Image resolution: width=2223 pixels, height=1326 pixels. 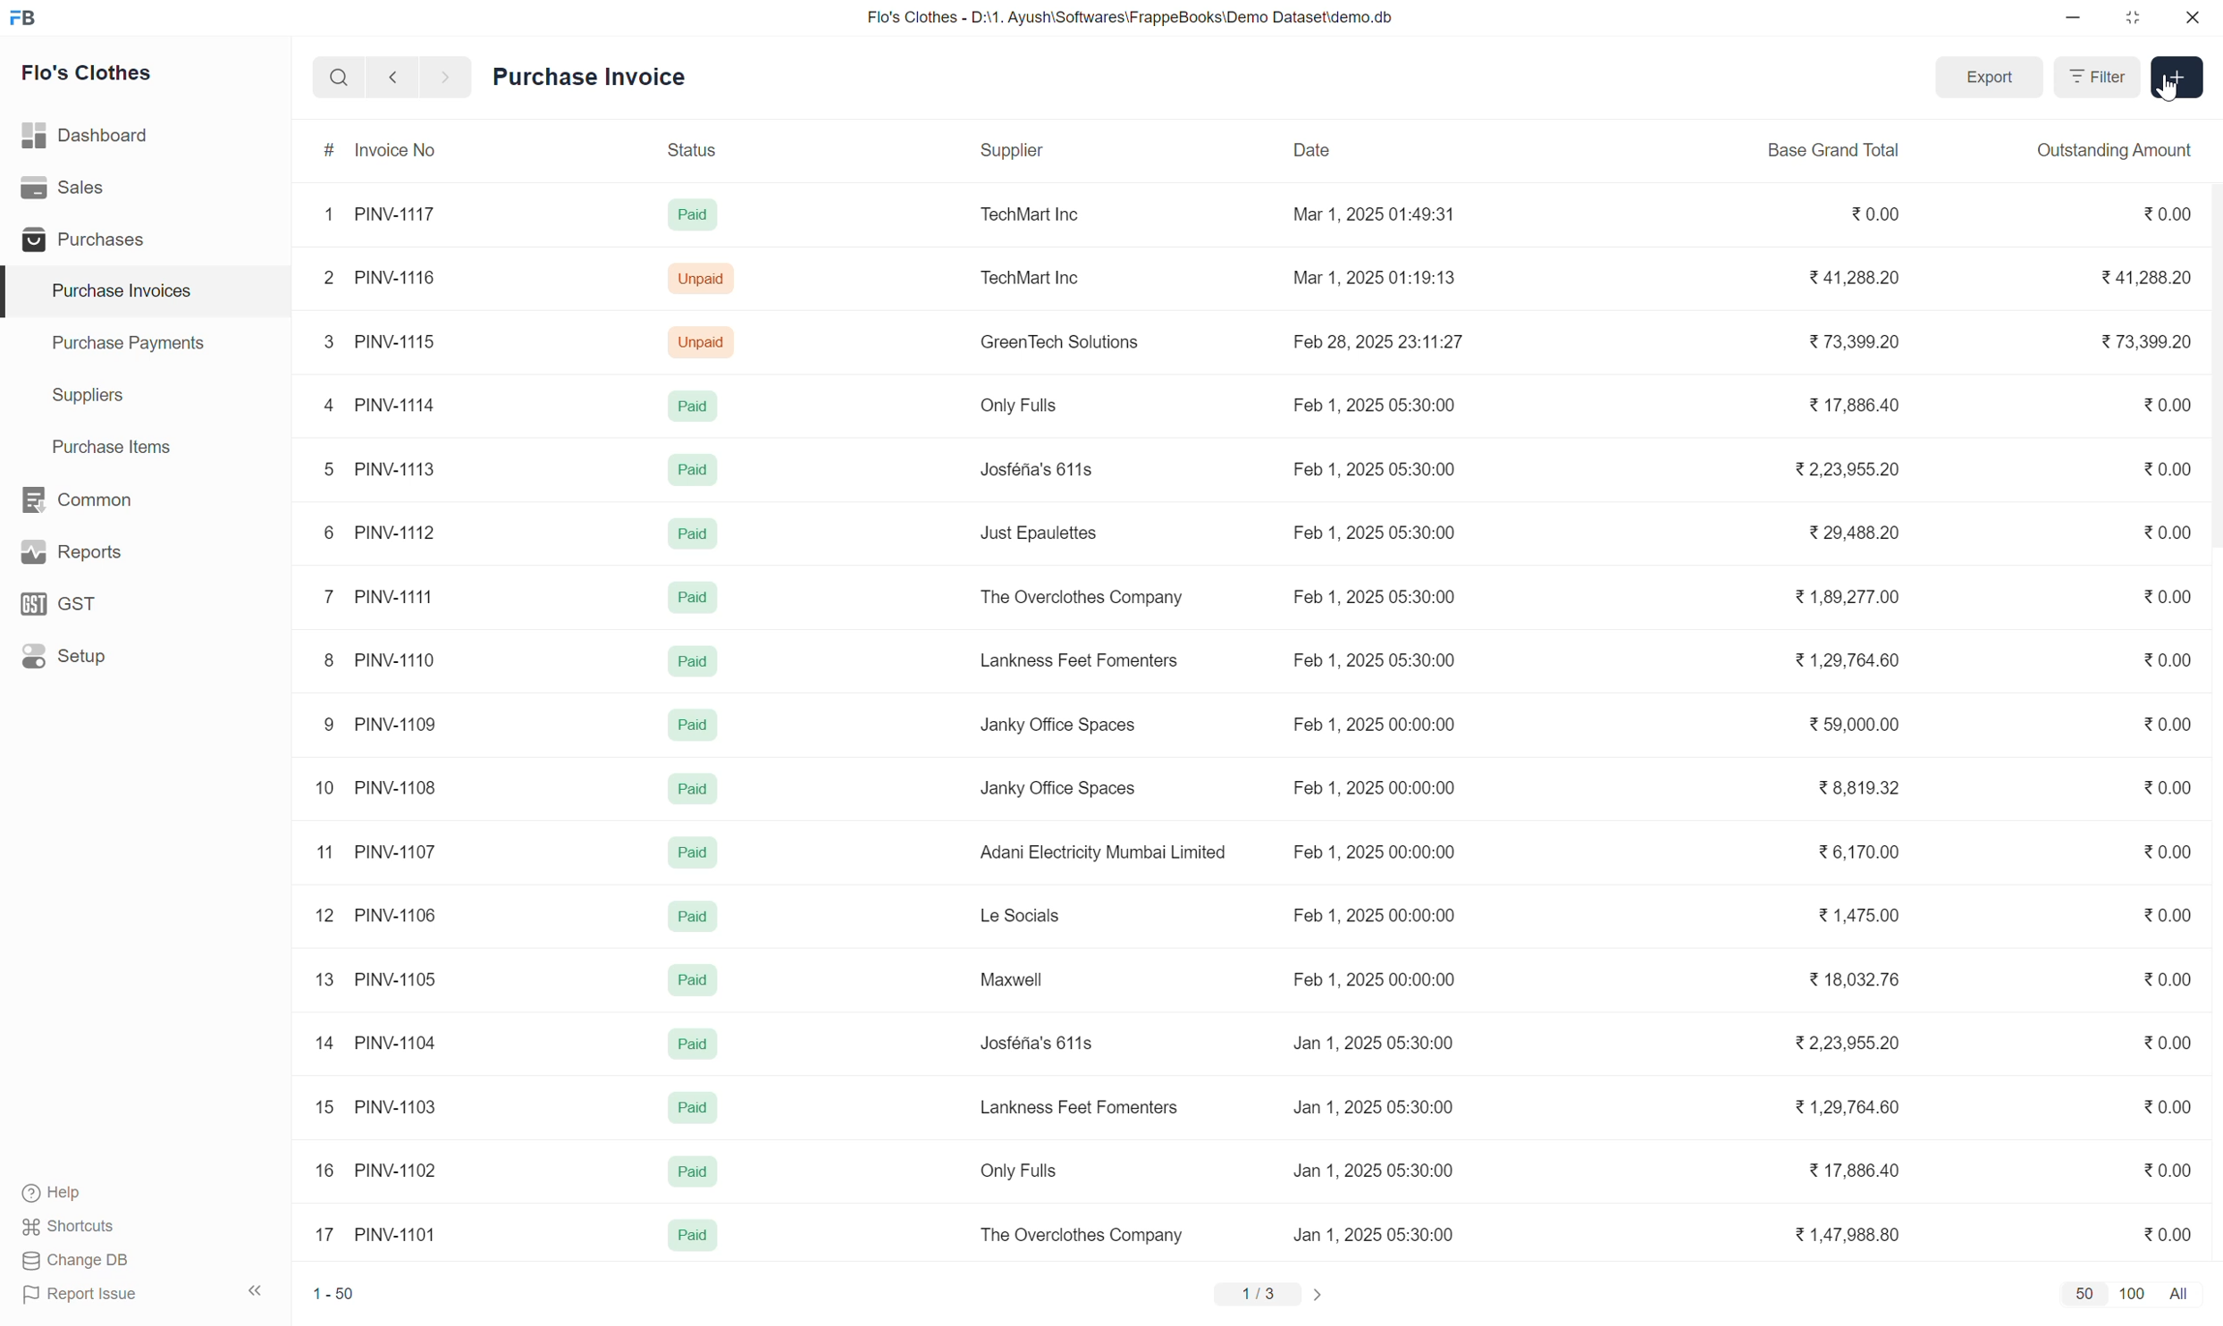 I want to click on Adani Electricity Mumbai Limited, so click(x=1103, y=852).